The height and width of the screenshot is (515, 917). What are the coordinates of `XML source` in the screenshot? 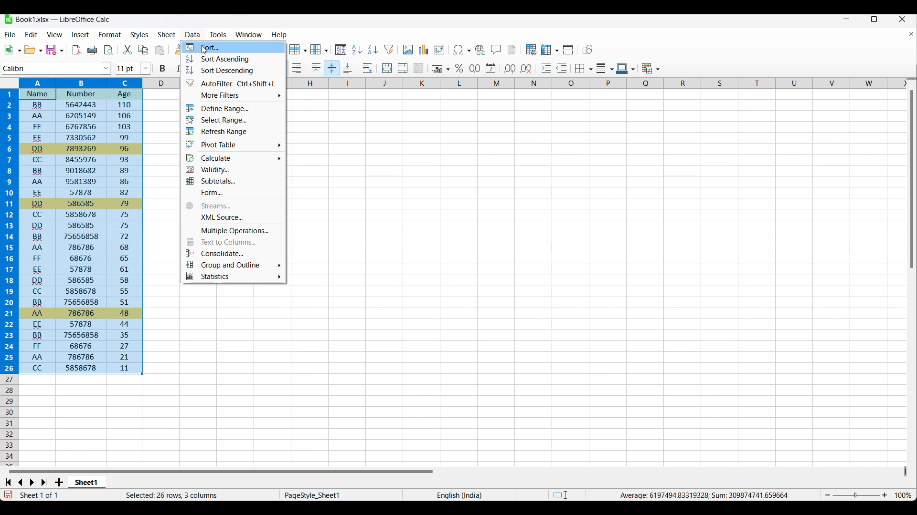 It's located at (233, 217).